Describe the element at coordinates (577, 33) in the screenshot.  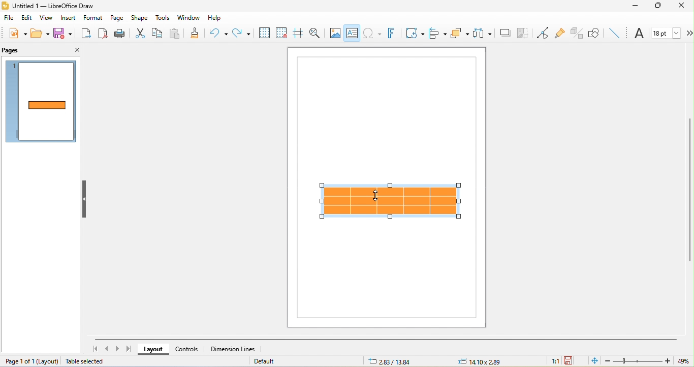
I see `toggle extrusion` at that location.